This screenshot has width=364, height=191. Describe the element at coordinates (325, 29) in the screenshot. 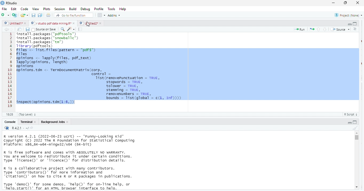

I see `go to next section/chunk` at that location.